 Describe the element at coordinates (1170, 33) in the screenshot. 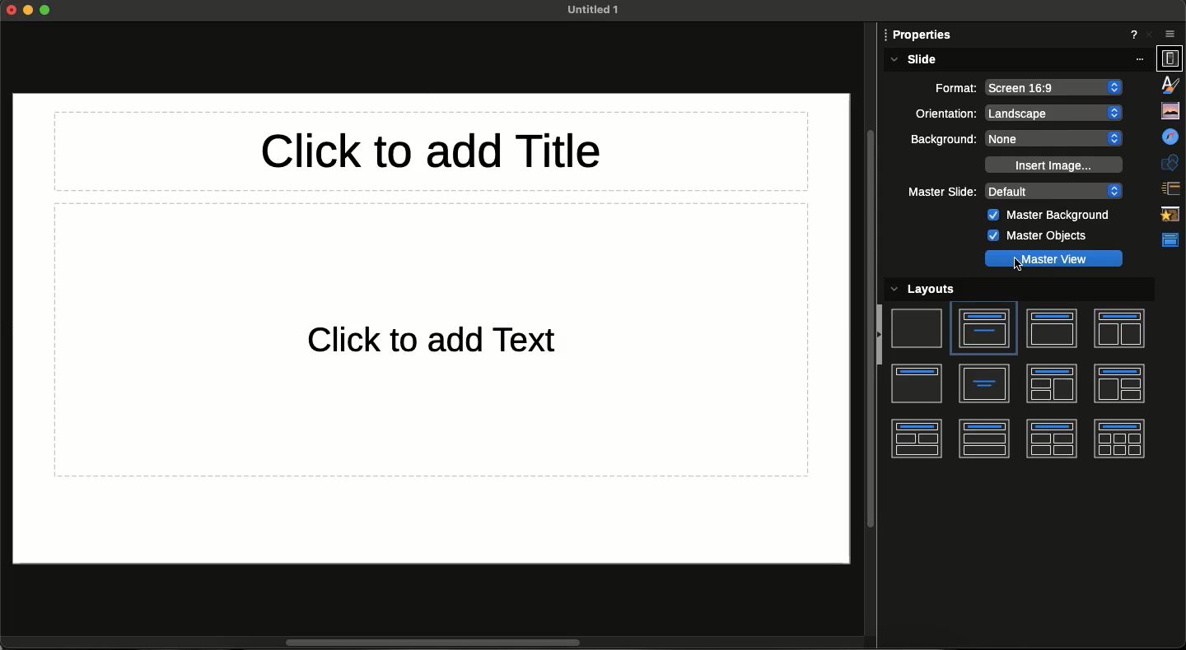

I see `Options` at that location.